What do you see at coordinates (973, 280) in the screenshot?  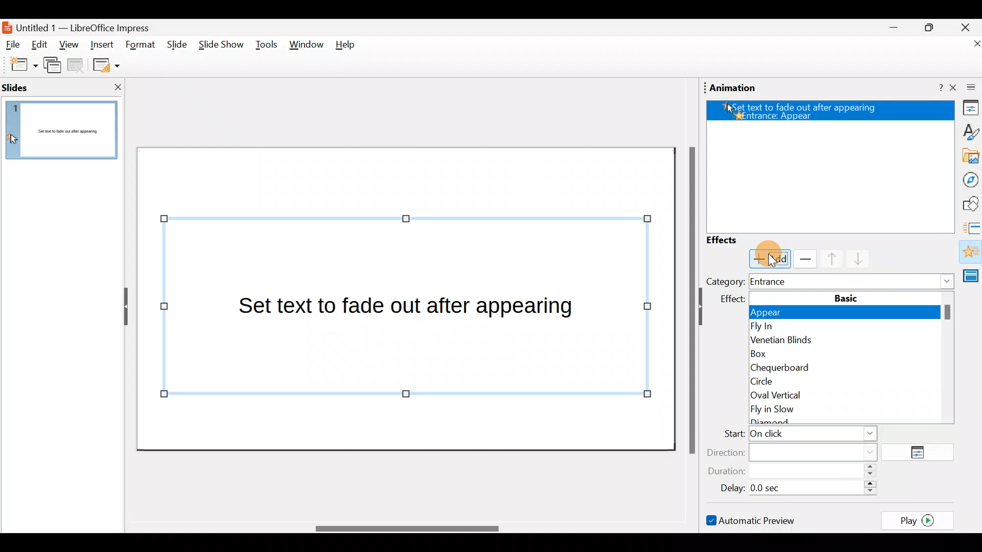 I see `Master slides` at bounding box center [973, 280].